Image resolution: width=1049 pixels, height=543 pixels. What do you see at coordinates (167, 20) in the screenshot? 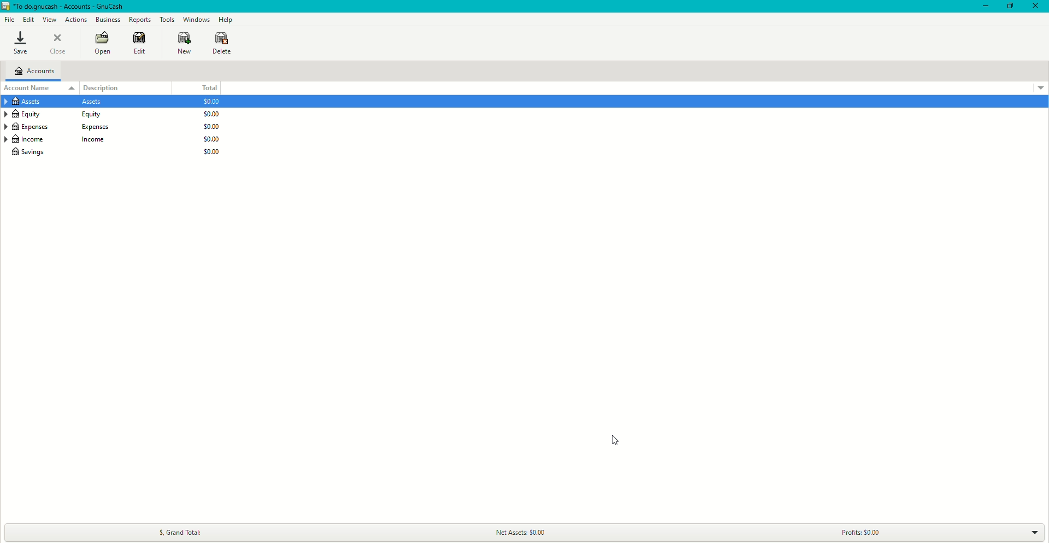
I see `Tools` at bounding box center [167, 20].